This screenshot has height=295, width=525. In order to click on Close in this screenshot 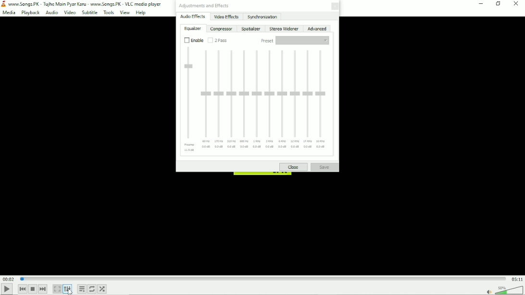, I will do `click(334, 6)`.